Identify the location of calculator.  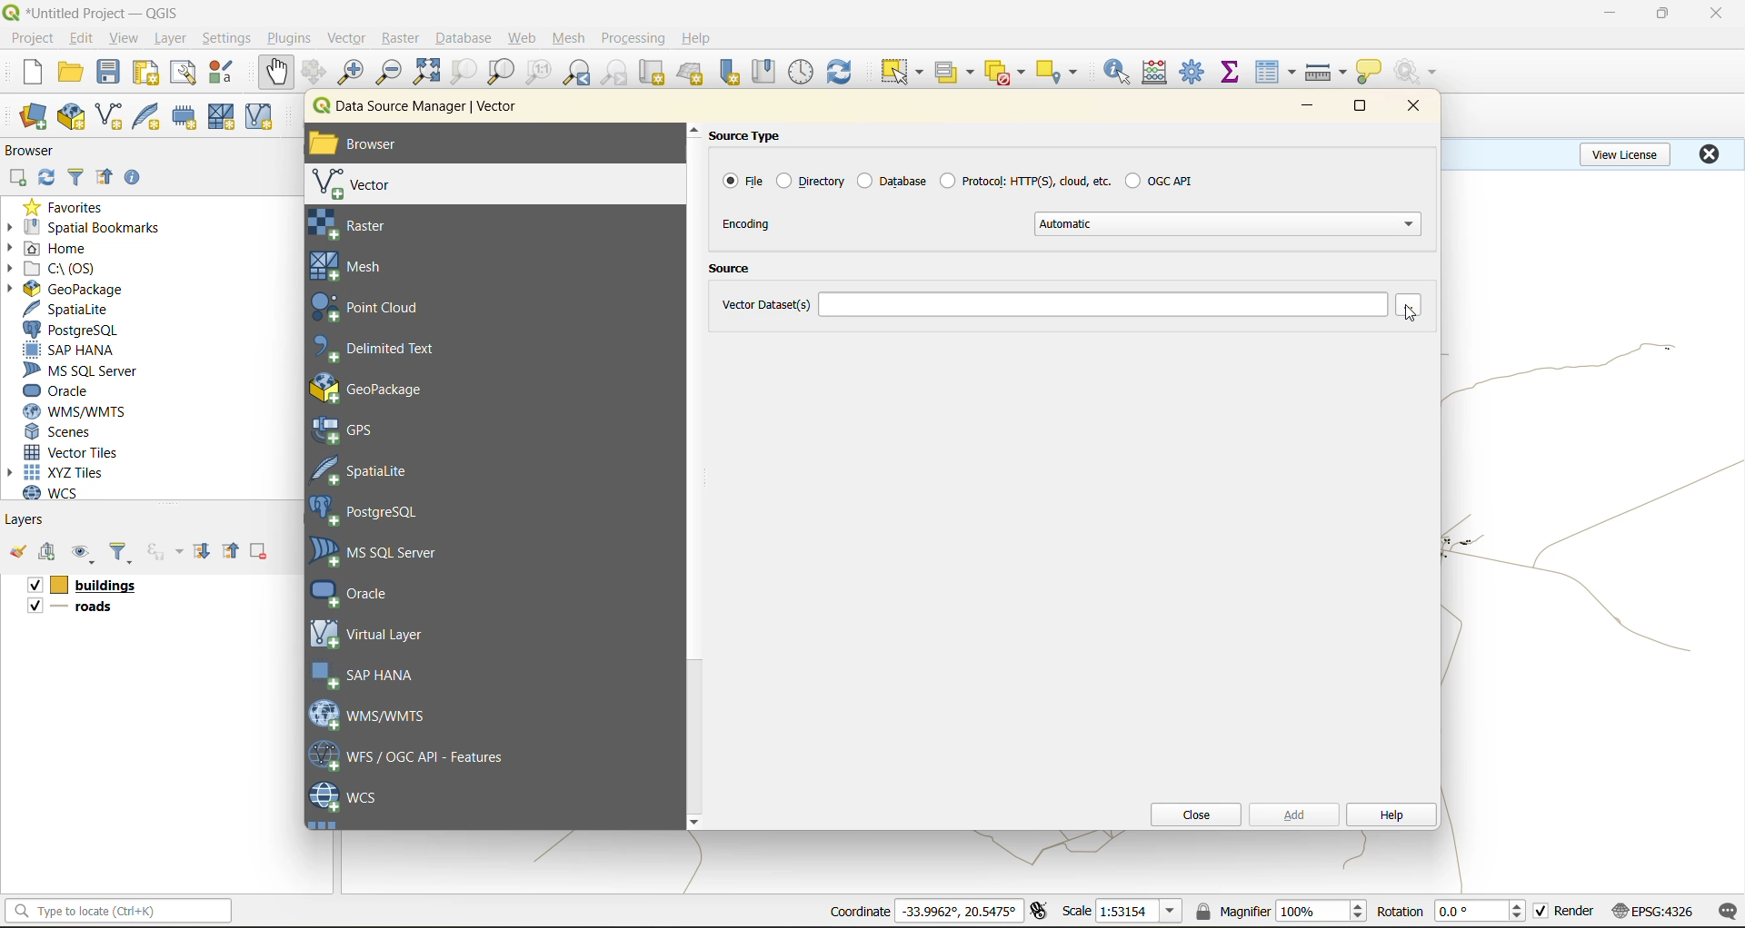
(1161, 74).